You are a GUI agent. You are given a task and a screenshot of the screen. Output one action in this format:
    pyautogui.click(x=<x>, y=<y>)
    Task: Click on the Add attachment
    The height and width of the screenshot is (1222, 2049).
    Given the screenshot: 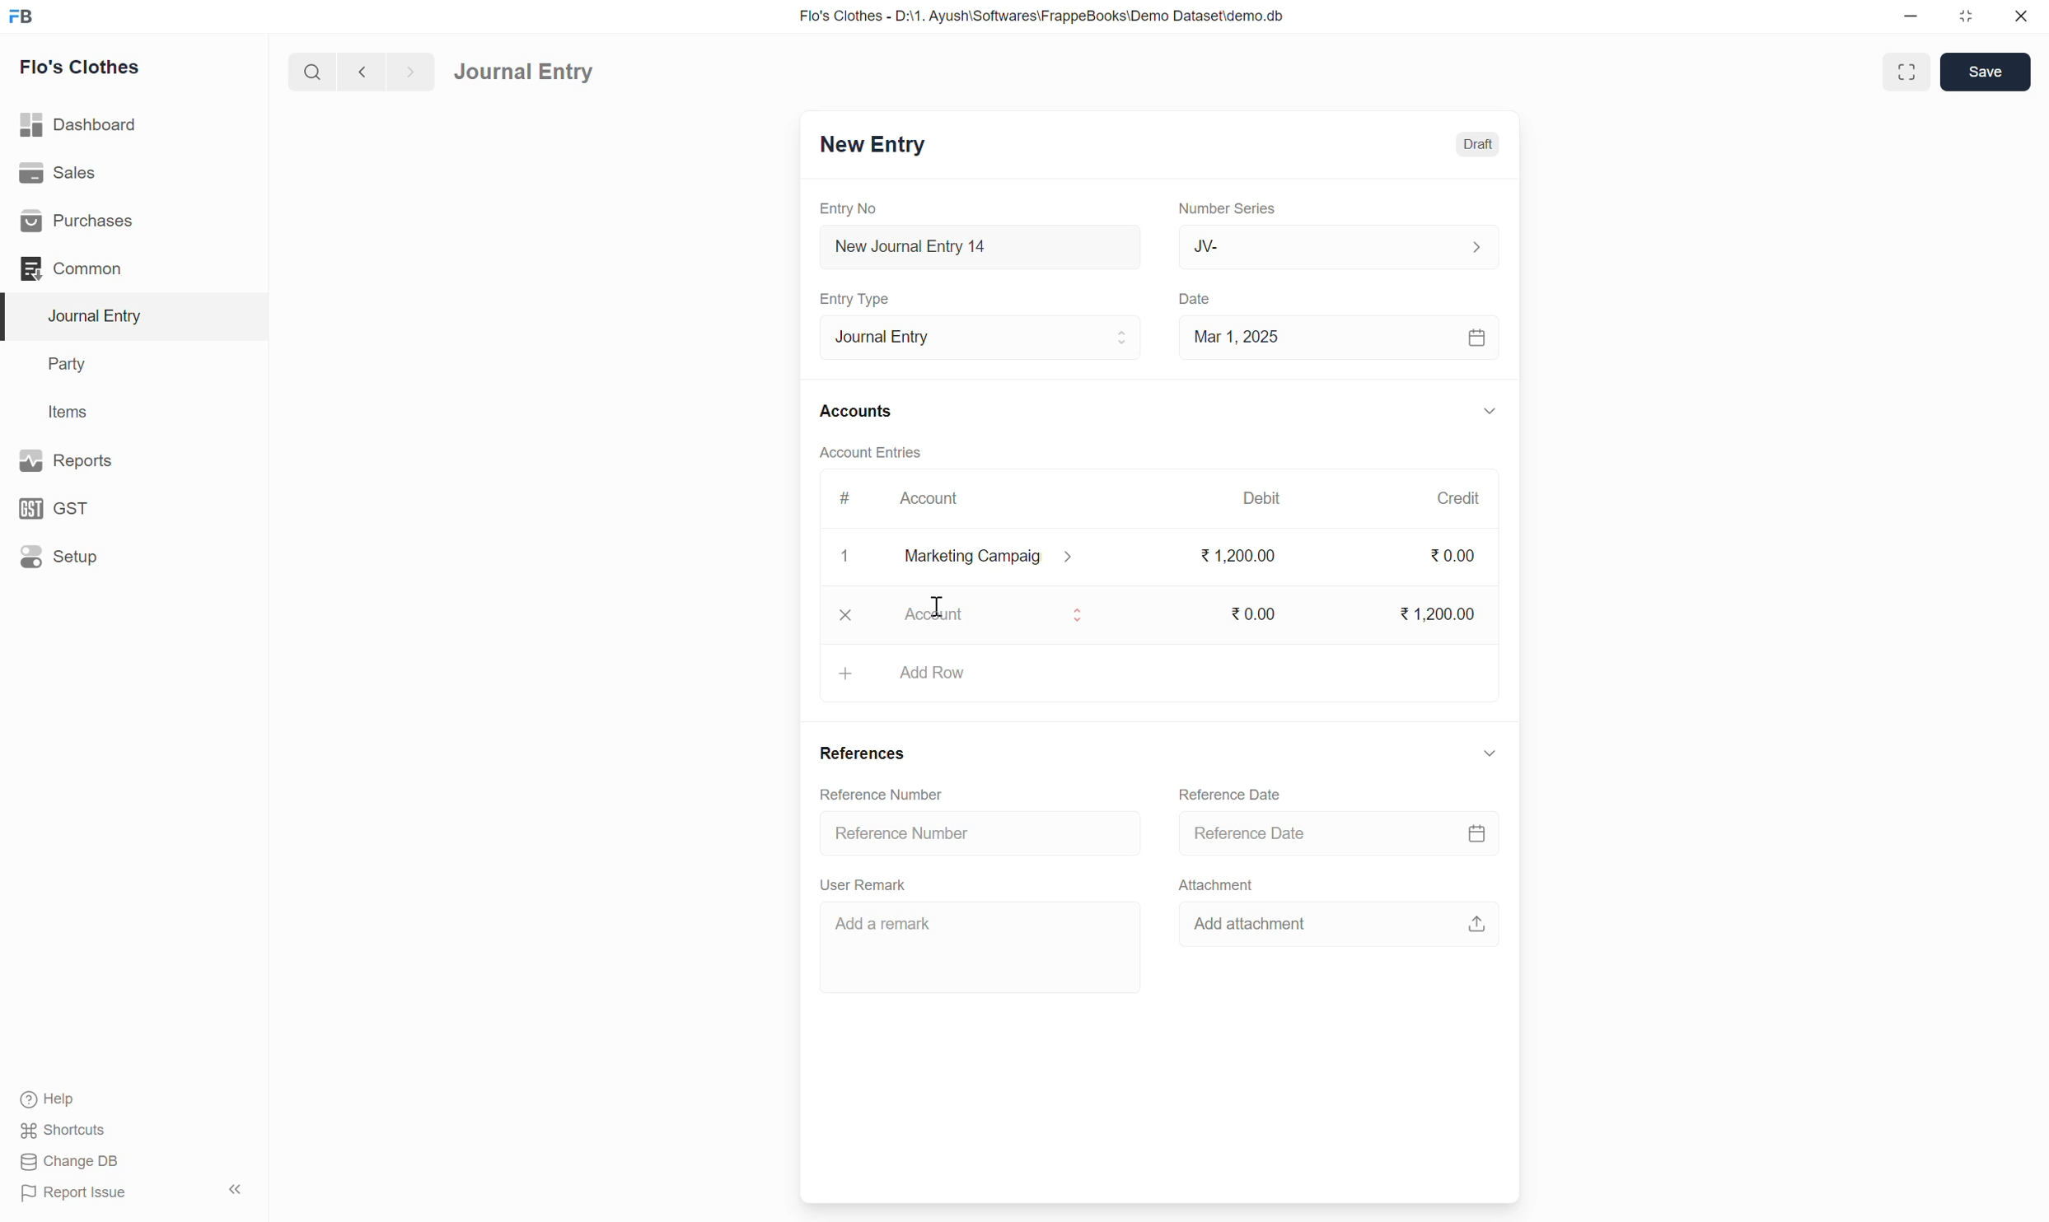 What is the action you would take?
    pyautogui.click(x=1265, y=922)
    